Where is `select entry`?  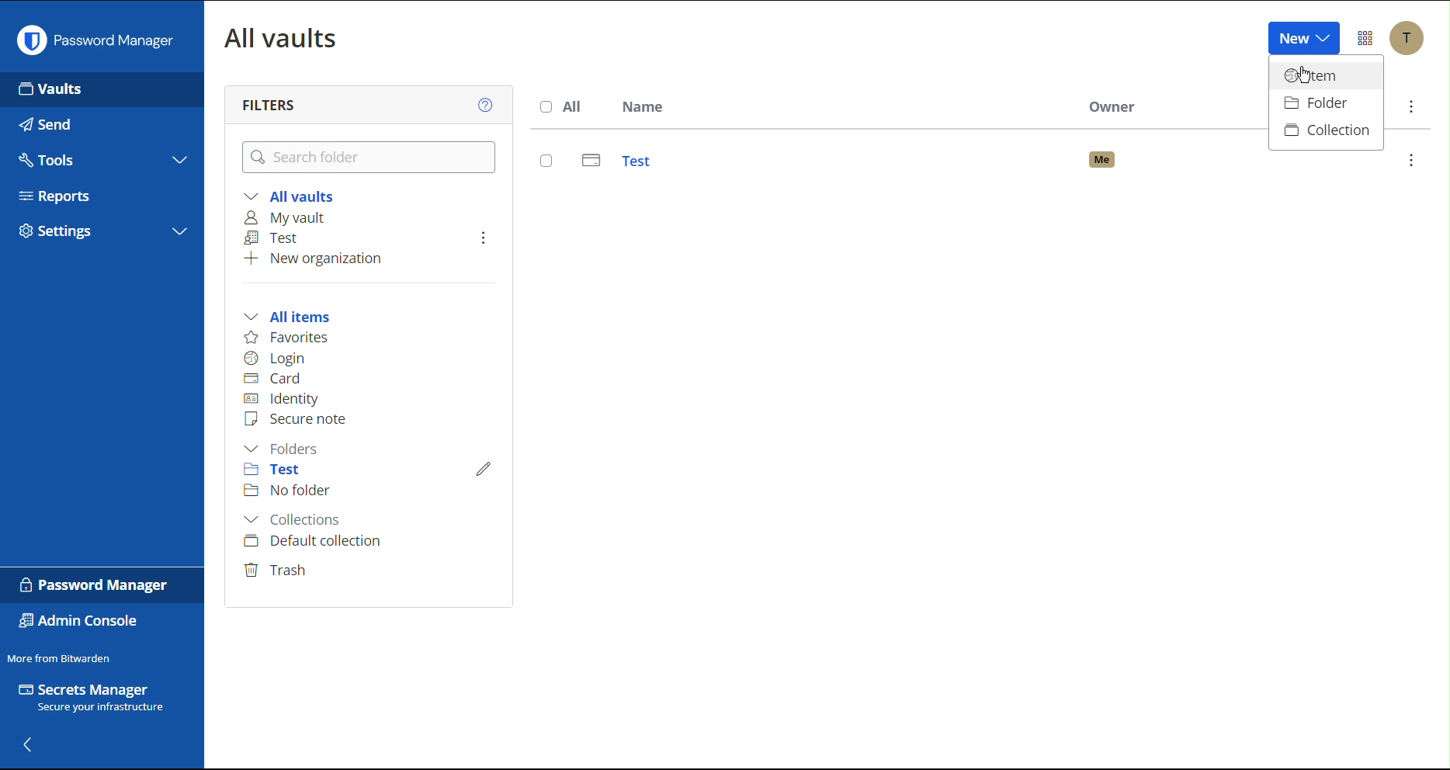
select entry is located at coordinates (546, 161).